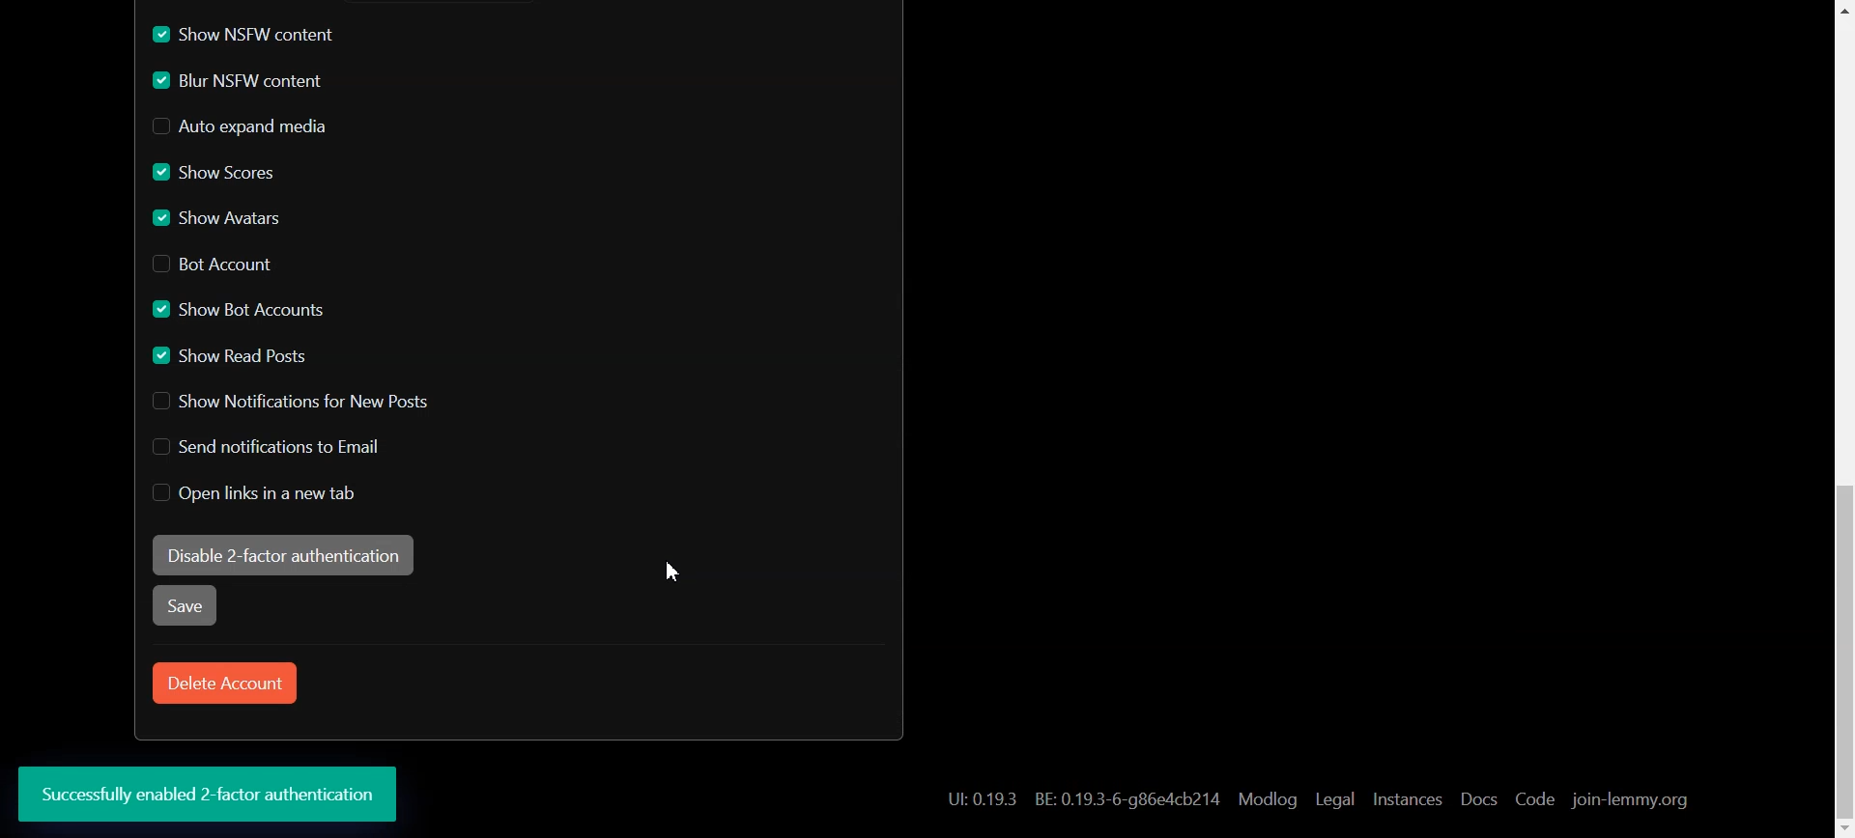 Image resolution: width=1855 pixels, height=838 pixels. I want to click on Text, so click(208, 794).